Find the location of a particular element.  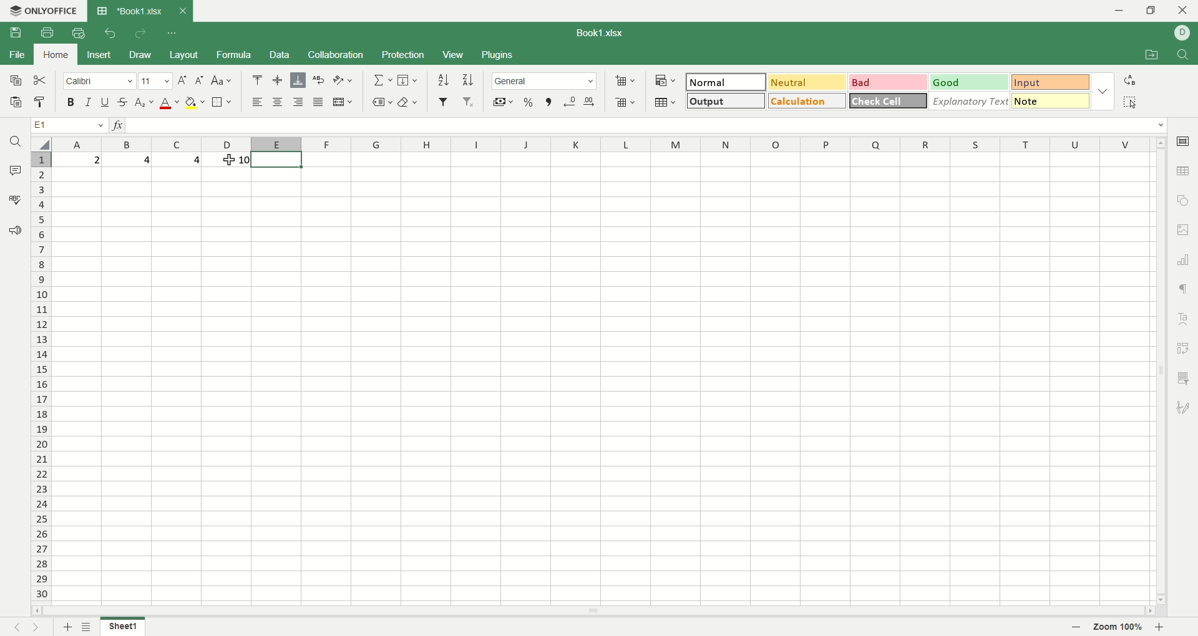

formula bar is located at coordinates (648, 125).